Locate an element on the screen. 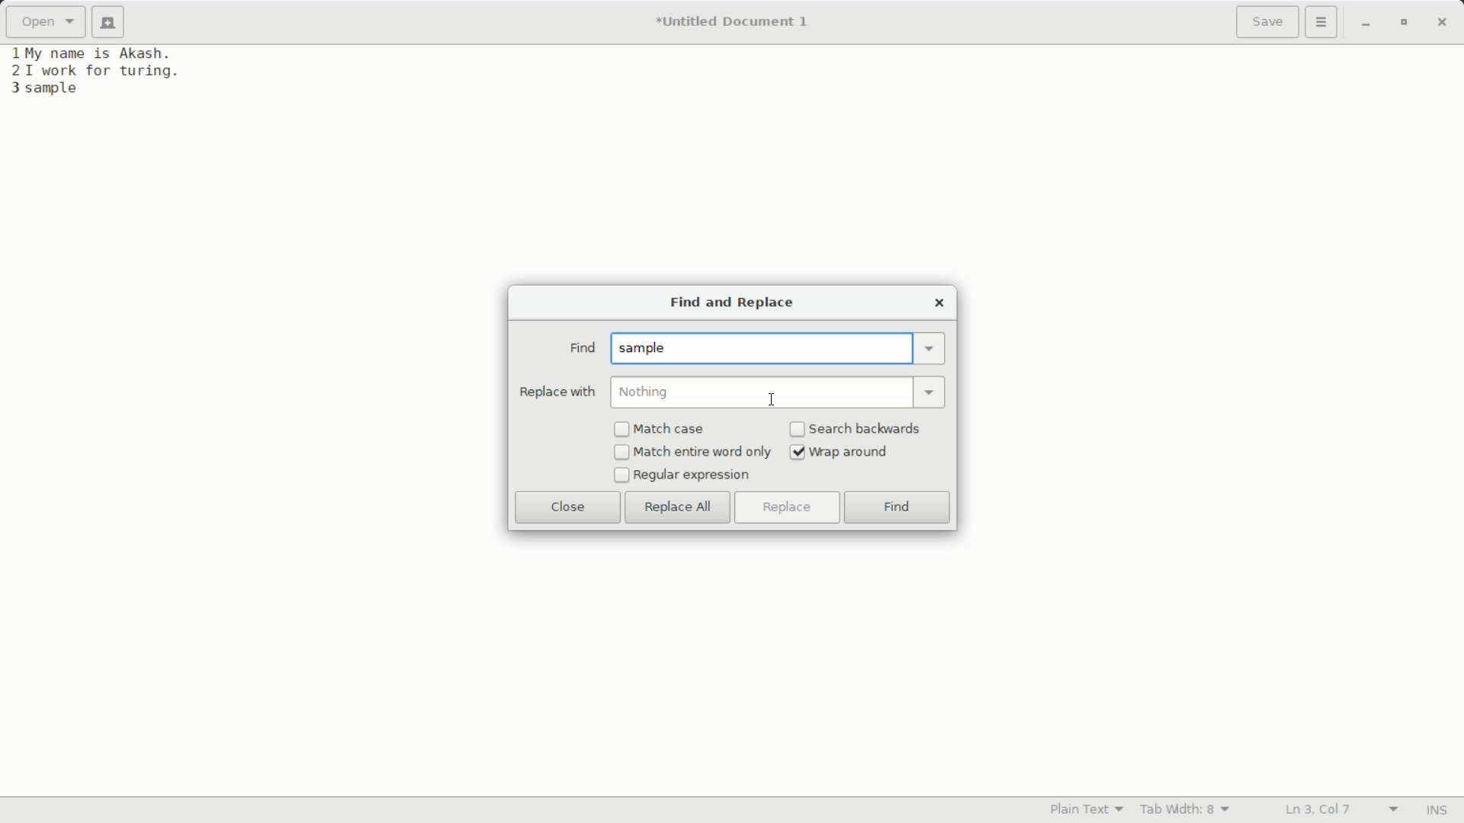 The image size is (1464, 823). find is located at coordinates (581, 348).